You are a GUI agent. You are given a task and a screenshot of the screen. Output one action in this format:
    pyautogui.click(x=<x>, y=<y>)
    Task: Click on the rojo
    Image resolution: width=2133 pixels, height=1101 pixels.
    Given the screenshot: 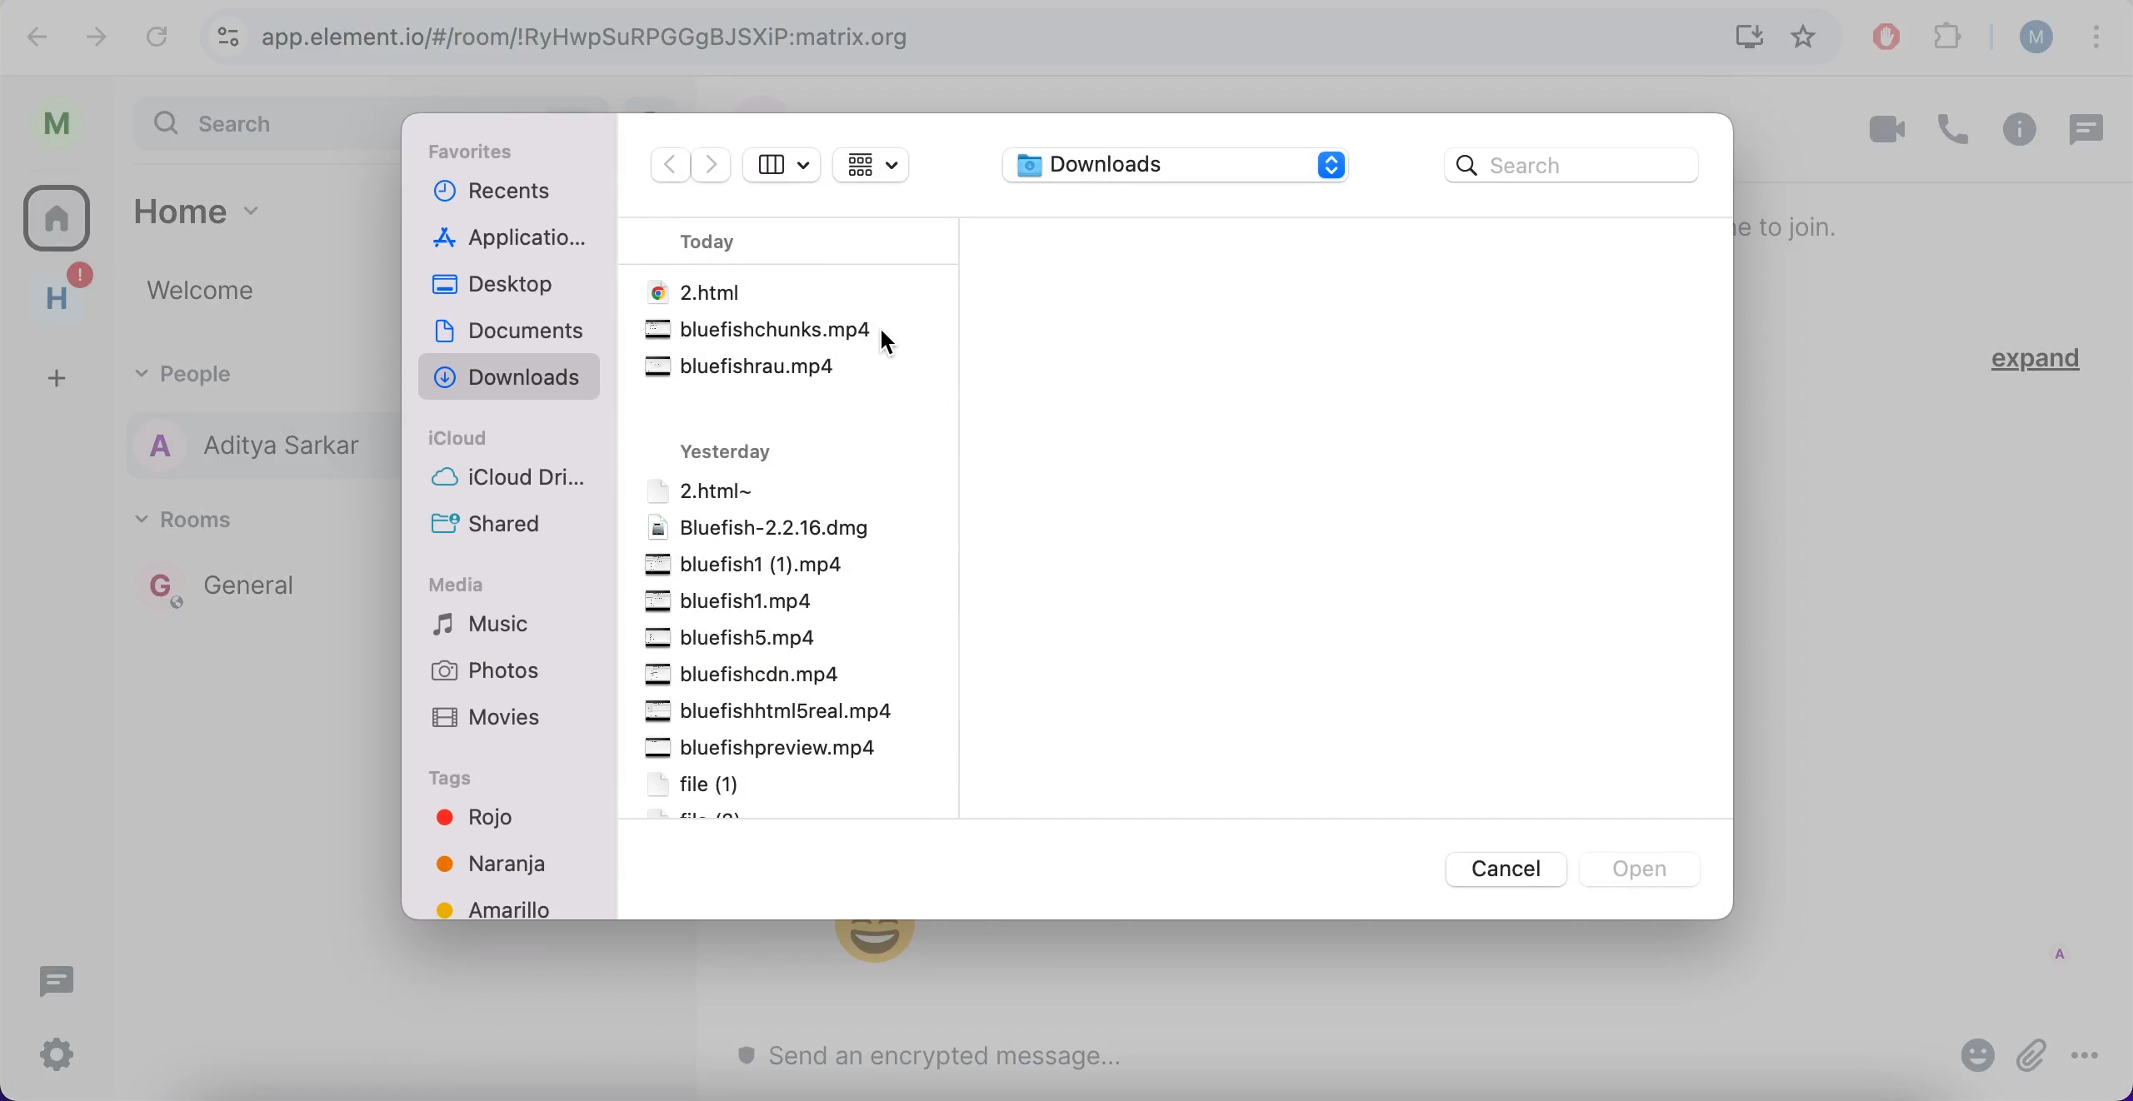 What is the action you would take?
    pyautogui.click(x=511, y=821)
    